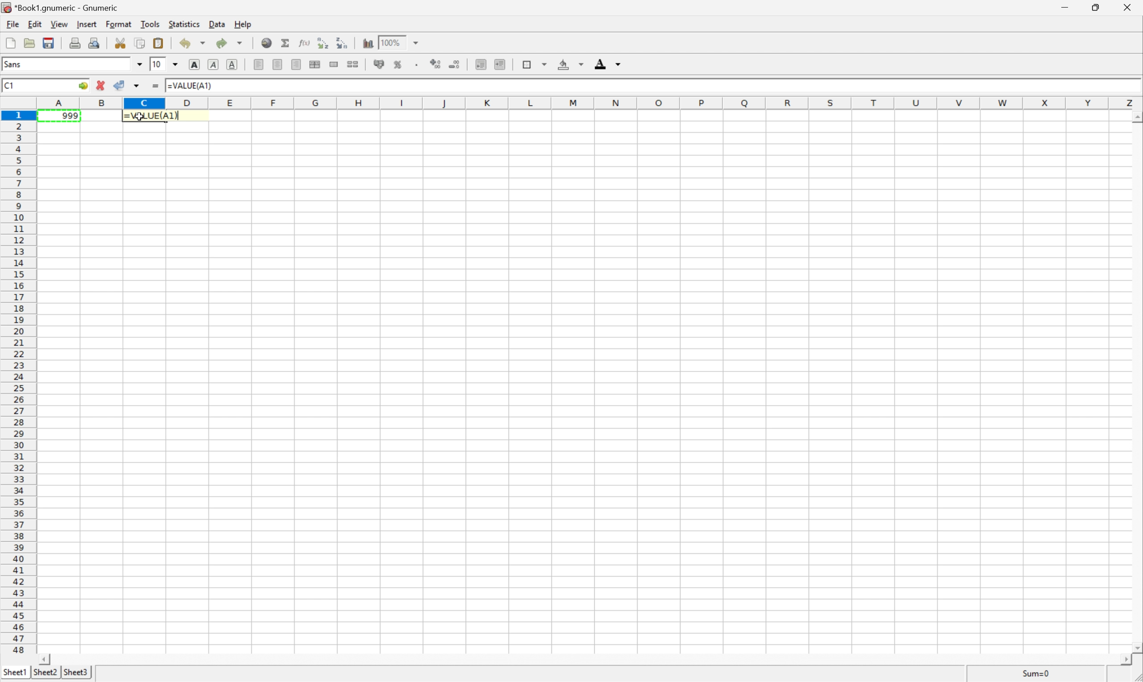 The height and width of the screenshot is (682, 1143). Describe the element at coordinates (86, 25) in the screenshot. I see `insert` at that location.